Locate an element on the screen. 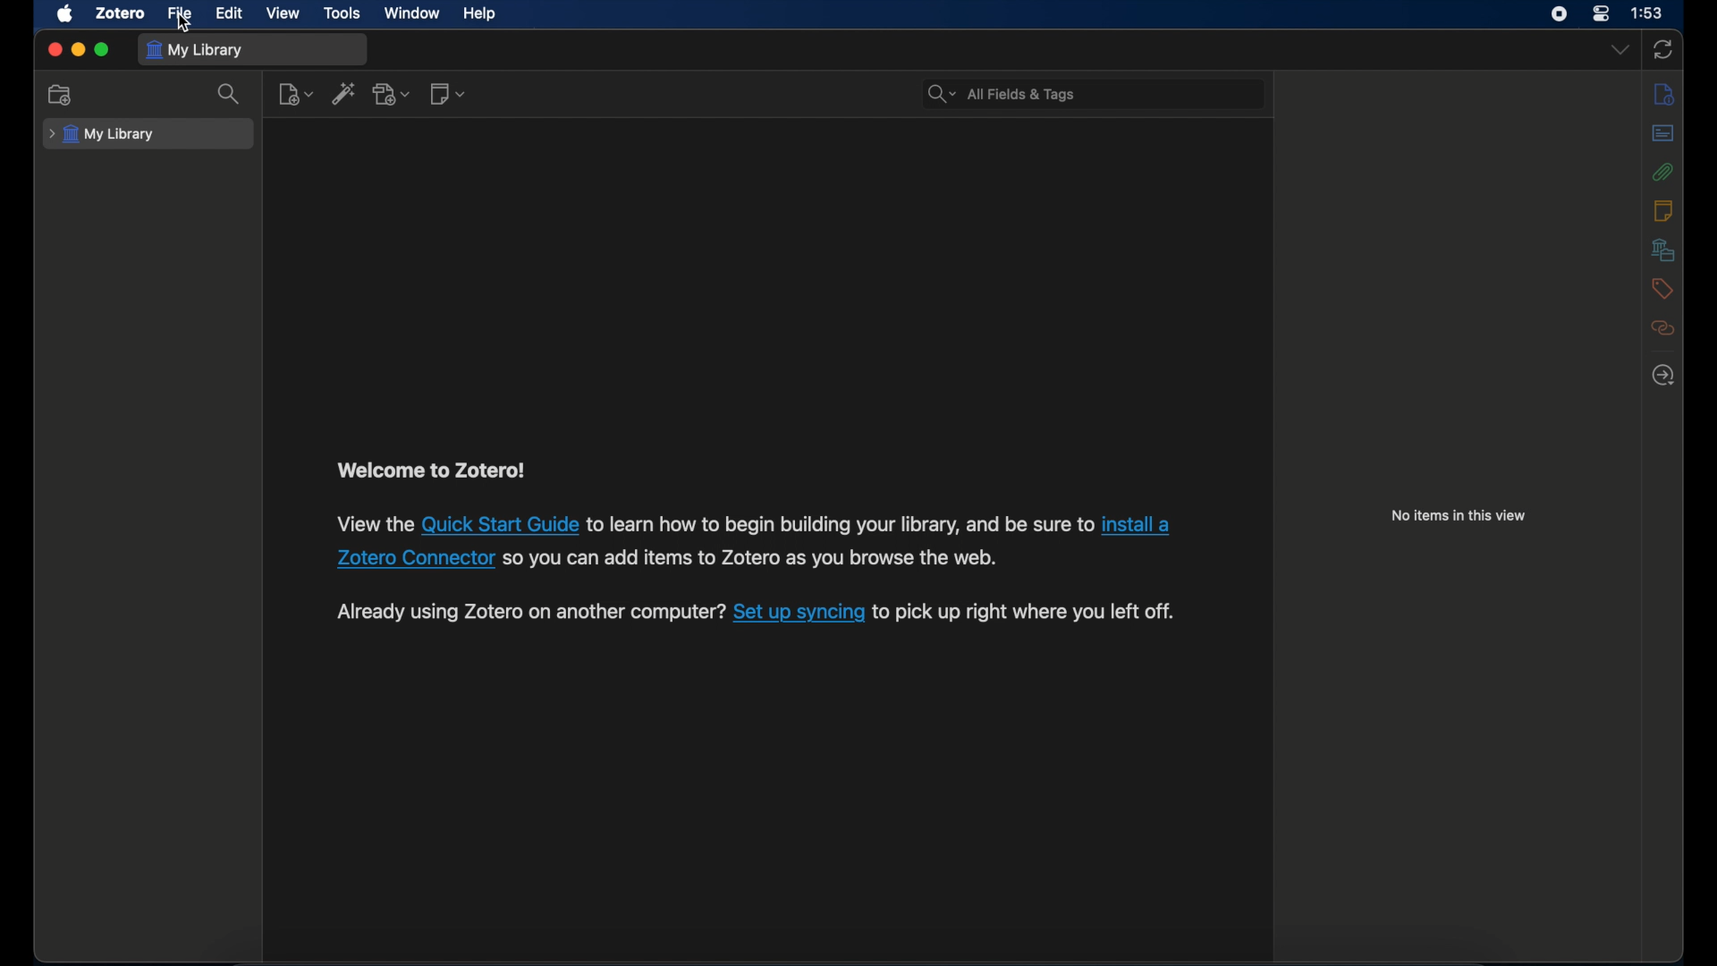 The image size is (1717, 966). my library is located at coordinates (104, 134).